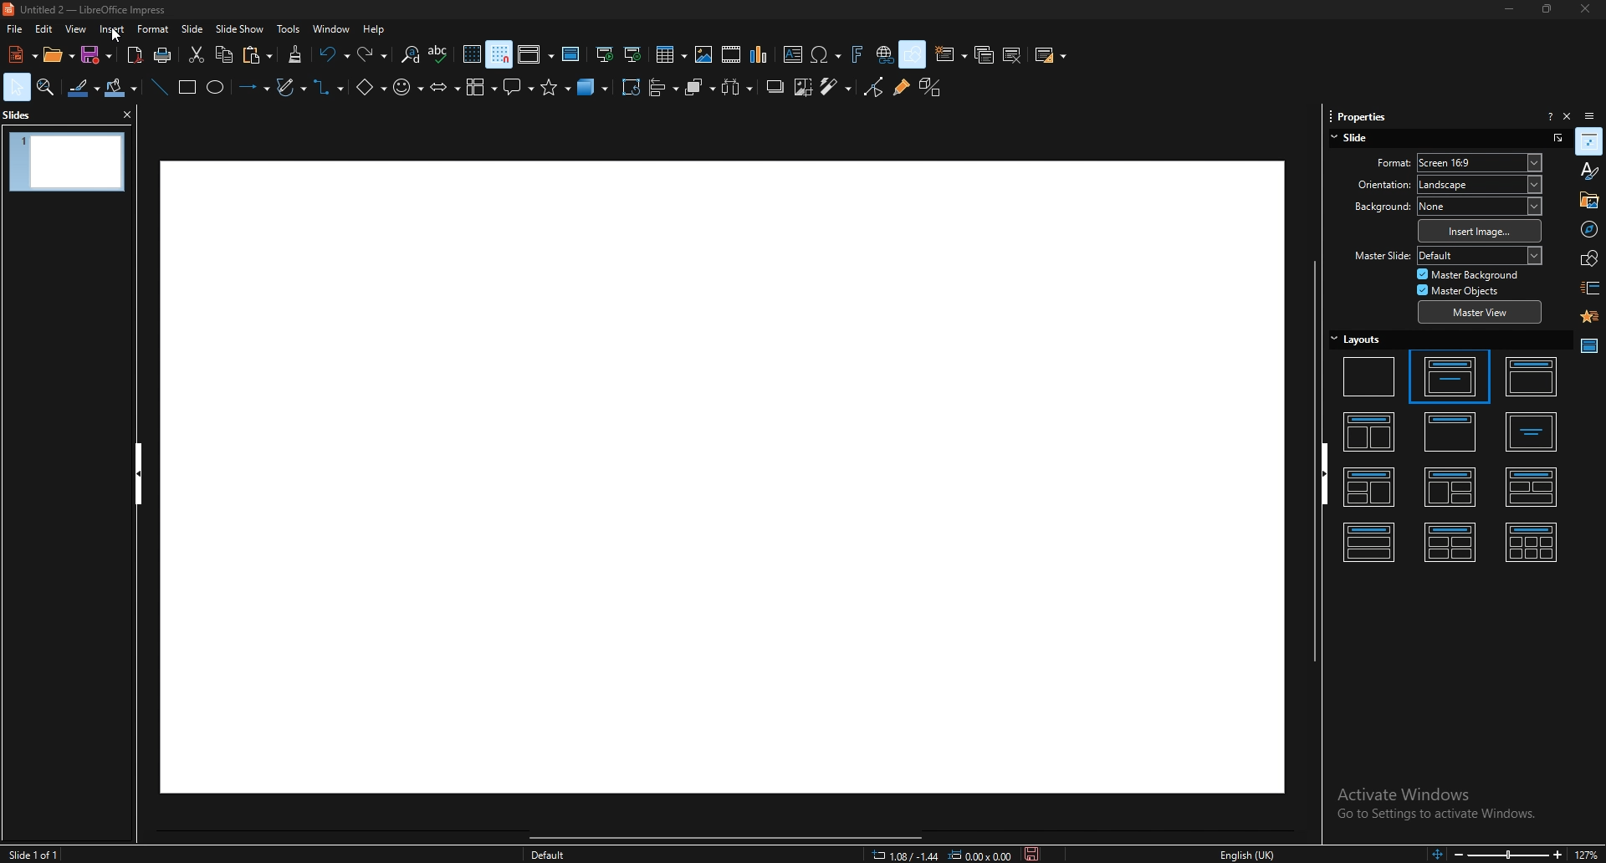 This screenshot has height=863, width=1606. Describe the element at coordinates (1469, 274) in the screenshot. I see `master background` at that location.